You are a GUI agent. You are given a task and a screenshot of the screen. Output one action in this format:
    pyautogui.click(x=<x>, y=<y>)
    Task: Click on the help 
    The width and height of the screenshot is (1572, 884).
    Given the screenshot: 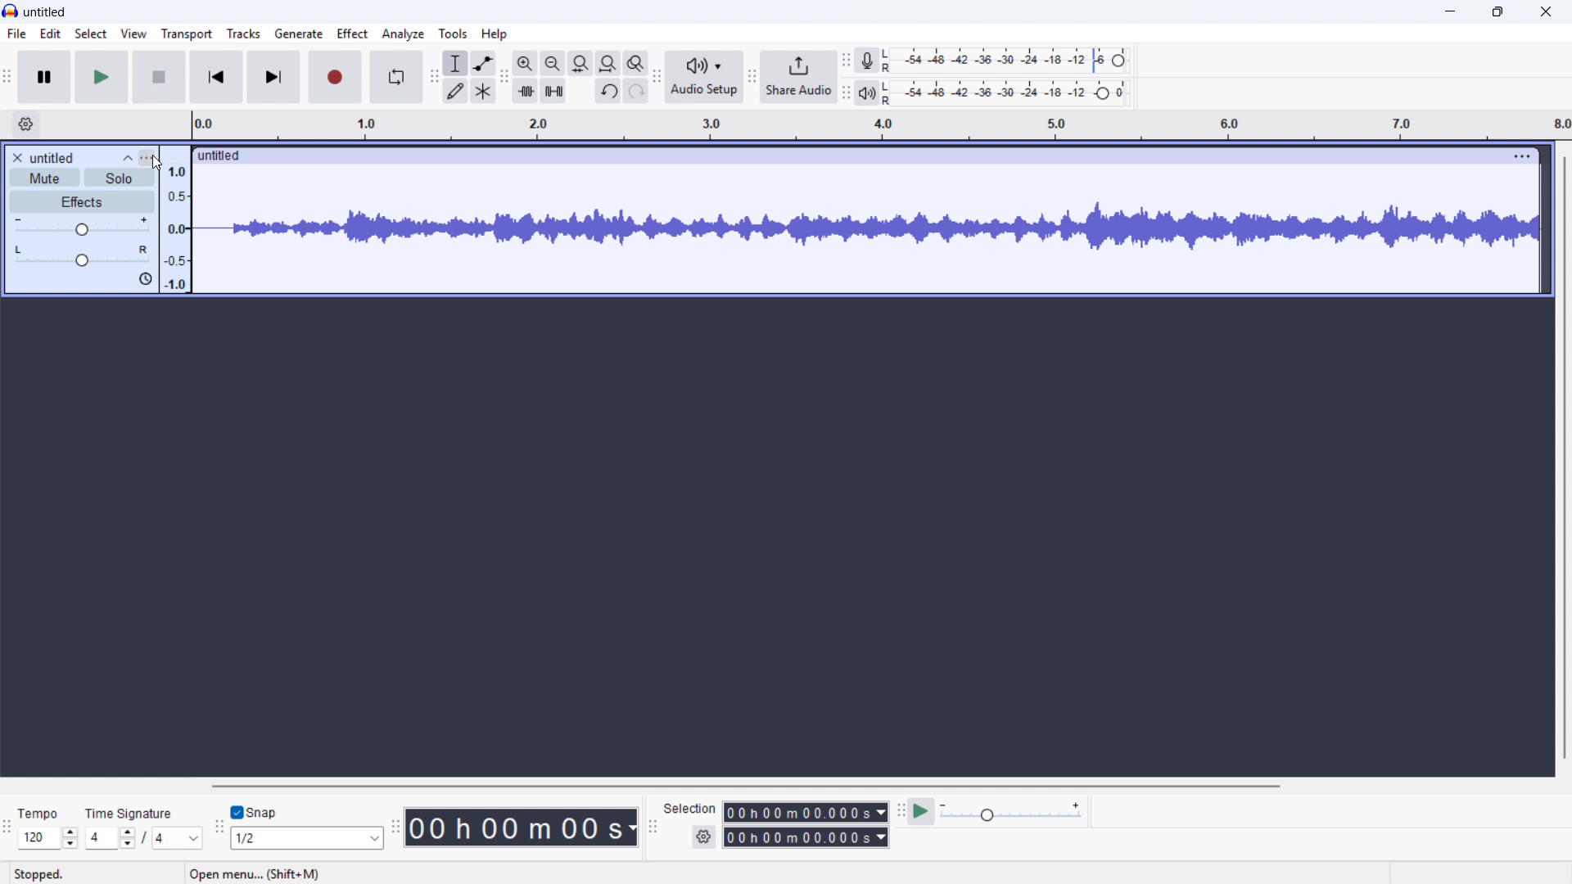 What is the action you would take?
    pyautogui.click(x=494, y=34)
    